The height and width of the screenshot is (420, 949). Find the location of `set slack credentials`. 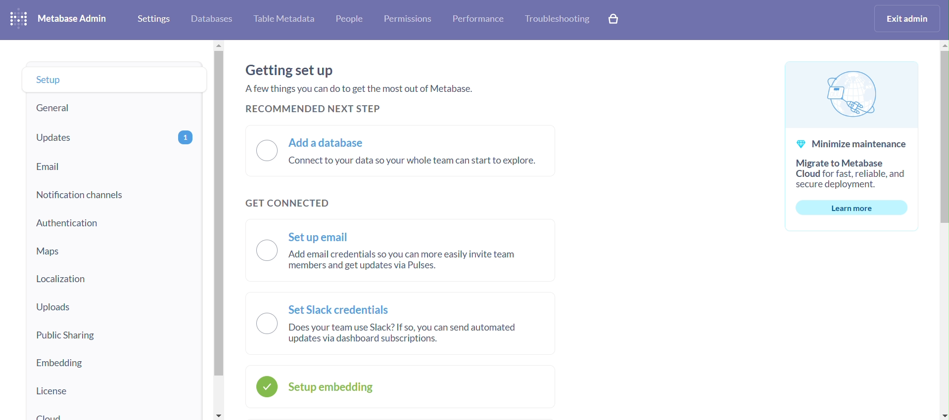

set slack credentials is located at coordinates (401, 324).